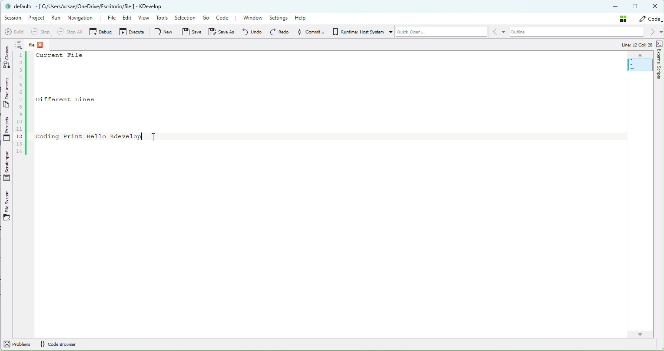  I want to click on redo, so click(279, 32).